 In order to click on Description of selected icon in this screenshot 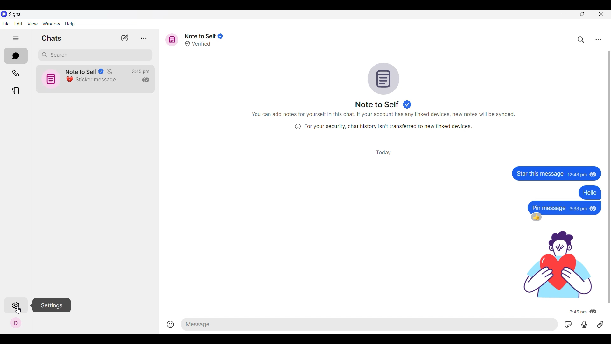, I will do `click(51, 305)`.